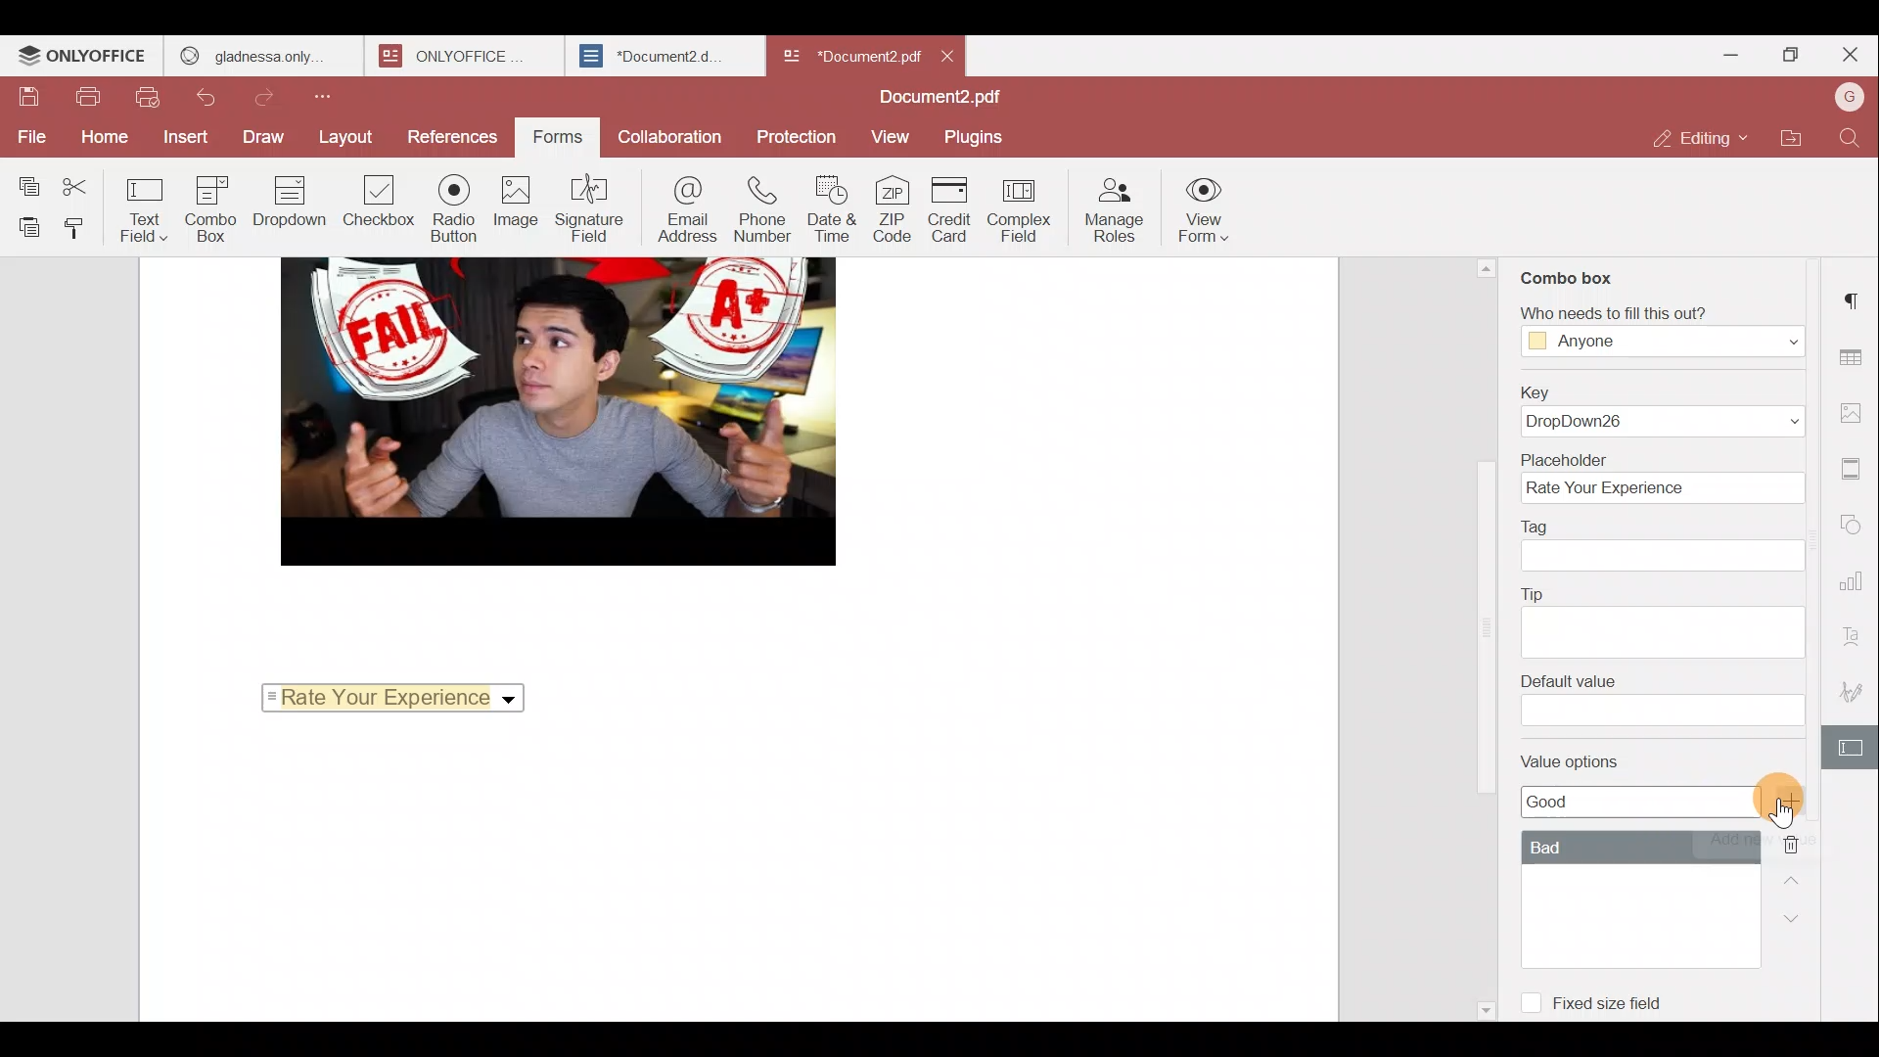 The height and width of the screenshot is (1057, 1879). I want to click on Plugins, so click(977, 137).